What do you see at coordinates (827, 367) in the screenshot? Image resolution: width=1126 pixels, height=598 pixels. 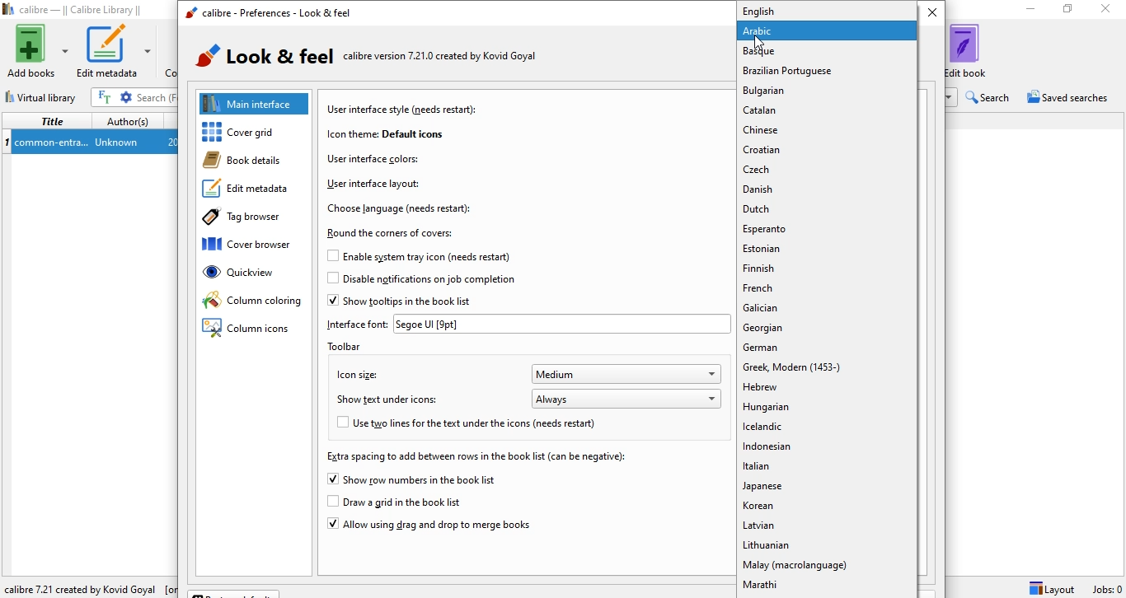 I see `greek, modern (1453-)` at bounding box center [827, 367].